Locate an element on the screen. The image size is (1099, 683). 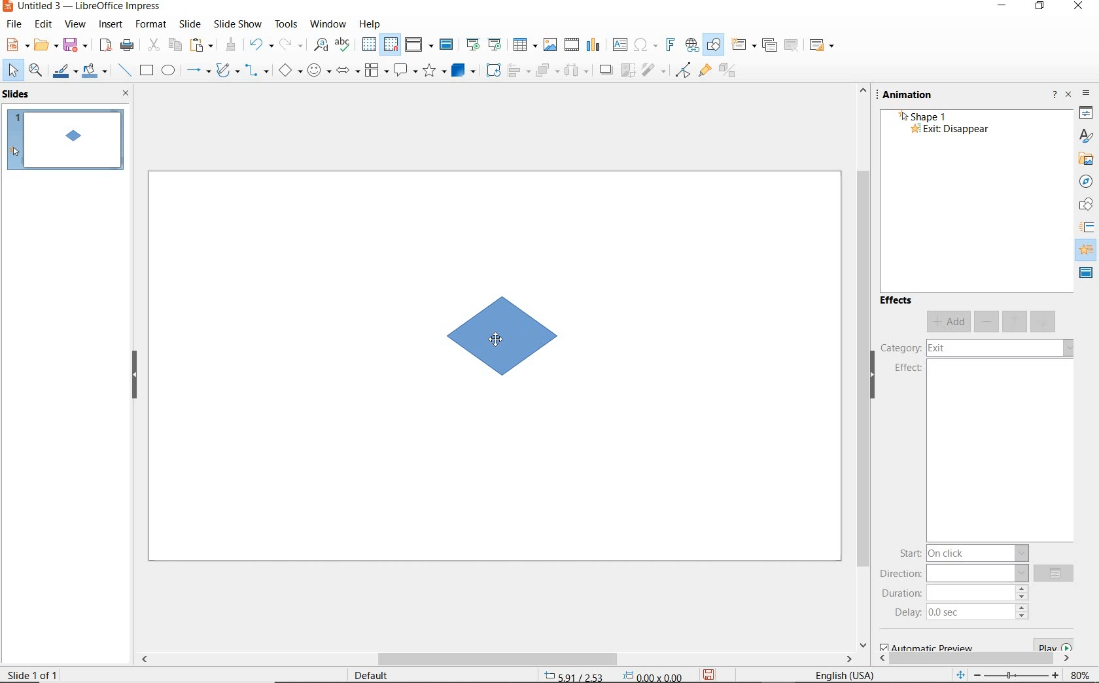
navigator is located at coordinates (1087, 181).